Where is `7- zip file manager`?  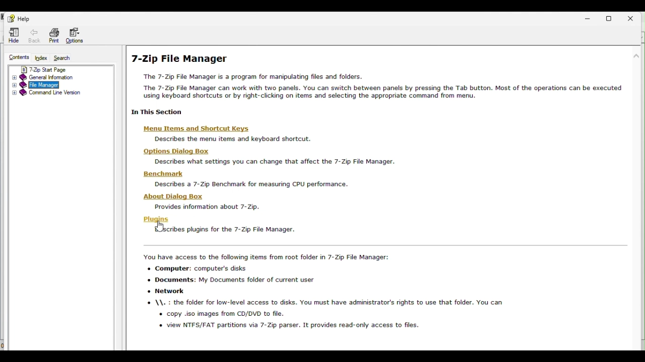
7- zip file manager is located at coordinates (188, 59).